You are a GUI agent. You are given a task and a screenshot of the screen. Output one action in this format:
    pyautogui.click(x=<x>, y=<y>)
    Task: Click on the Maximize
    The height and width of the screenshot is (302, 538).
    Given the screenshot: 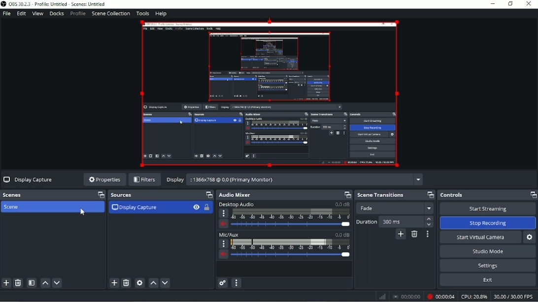 What is the action you would take?
    pyautogui.click(x=346, y=194)
    